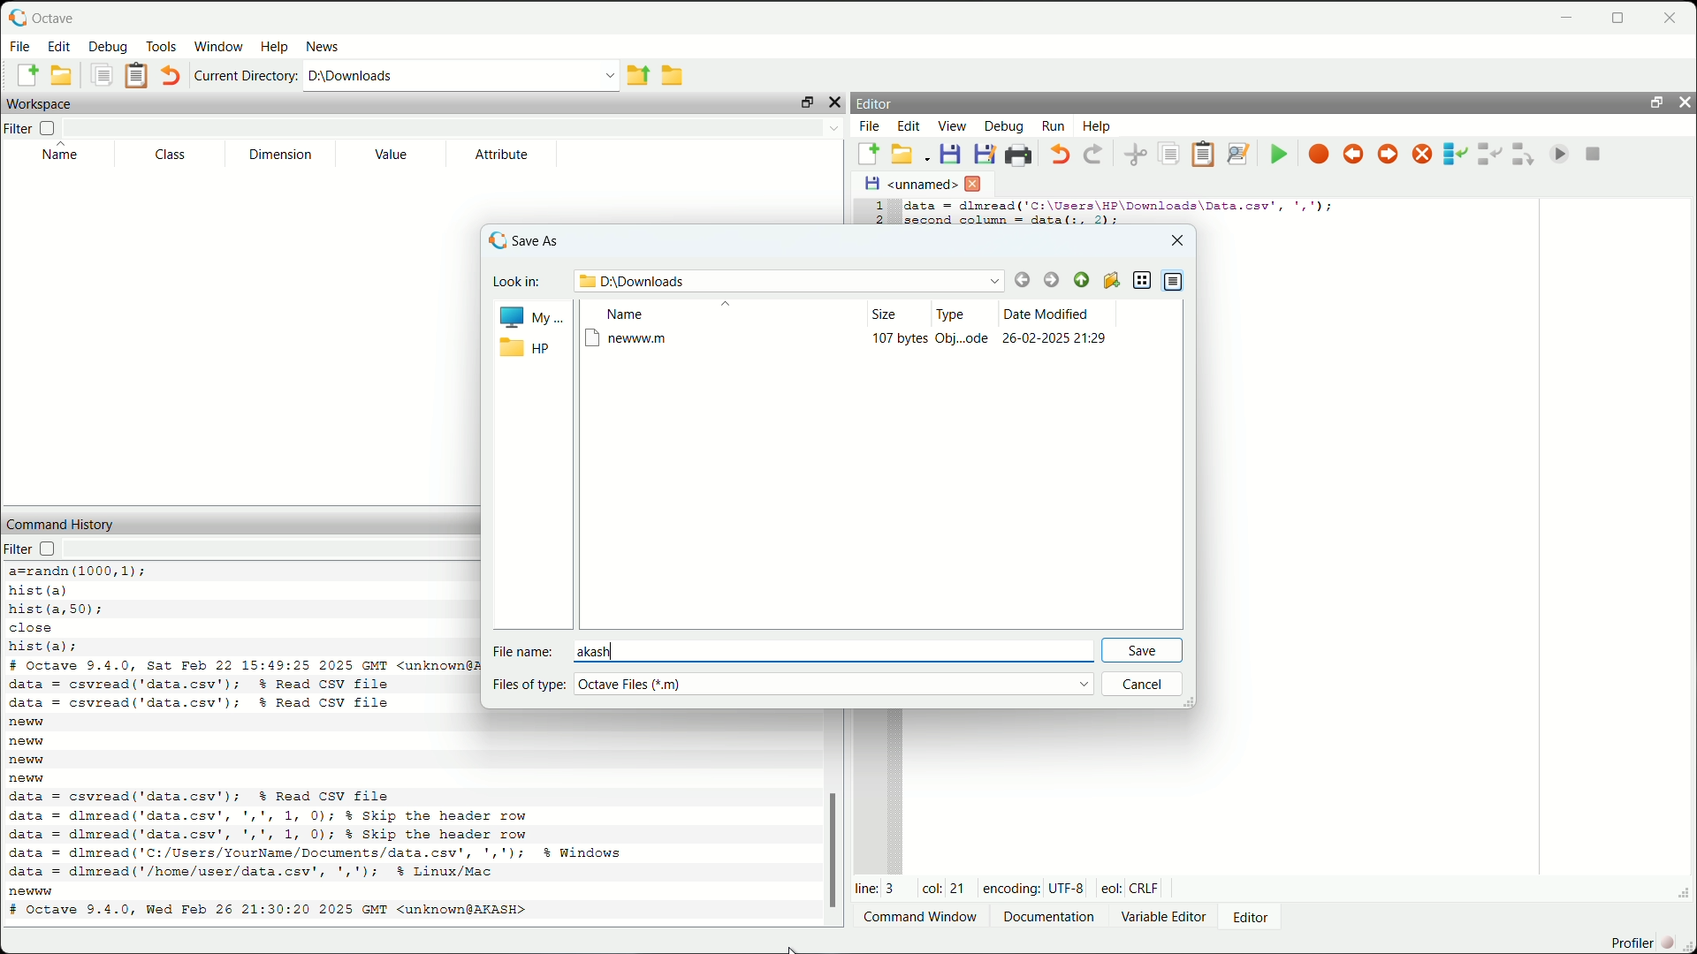 This screenshot has width=1697, height=954. What do you see at coordinates (953, 129) in the screenshot?
I see `view` at bounding box center [953, 129].